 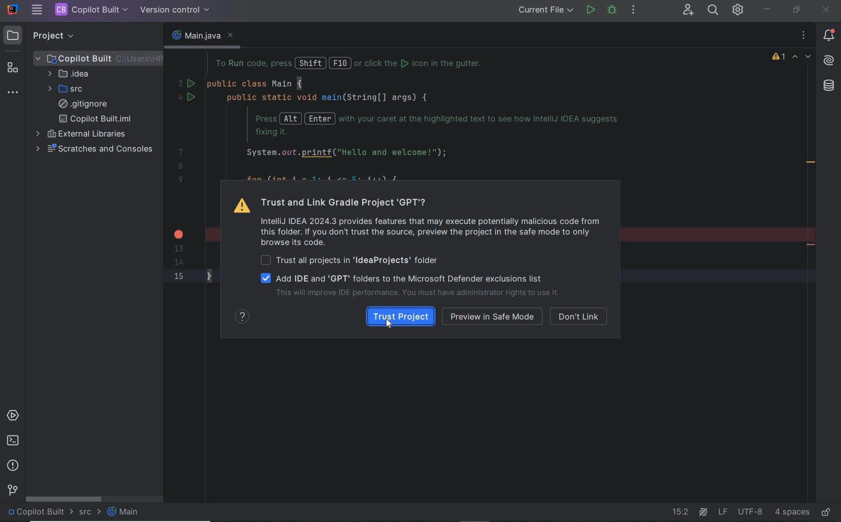 I want to click on 14, so click(x=179, y=262).